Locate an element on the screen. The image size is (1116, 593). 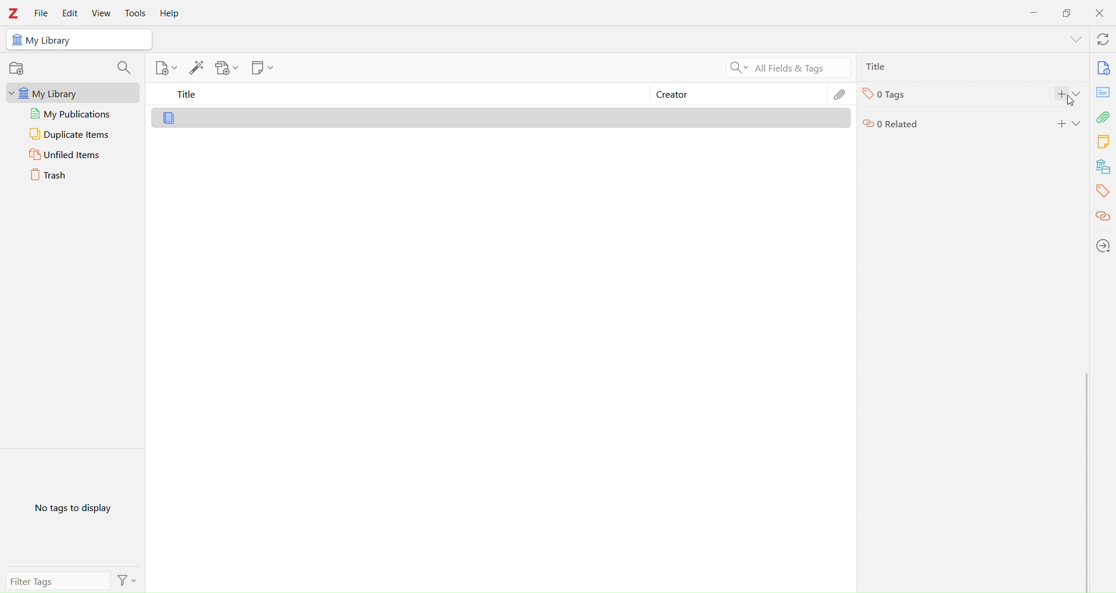
Help is located at coordinates (170, 14).